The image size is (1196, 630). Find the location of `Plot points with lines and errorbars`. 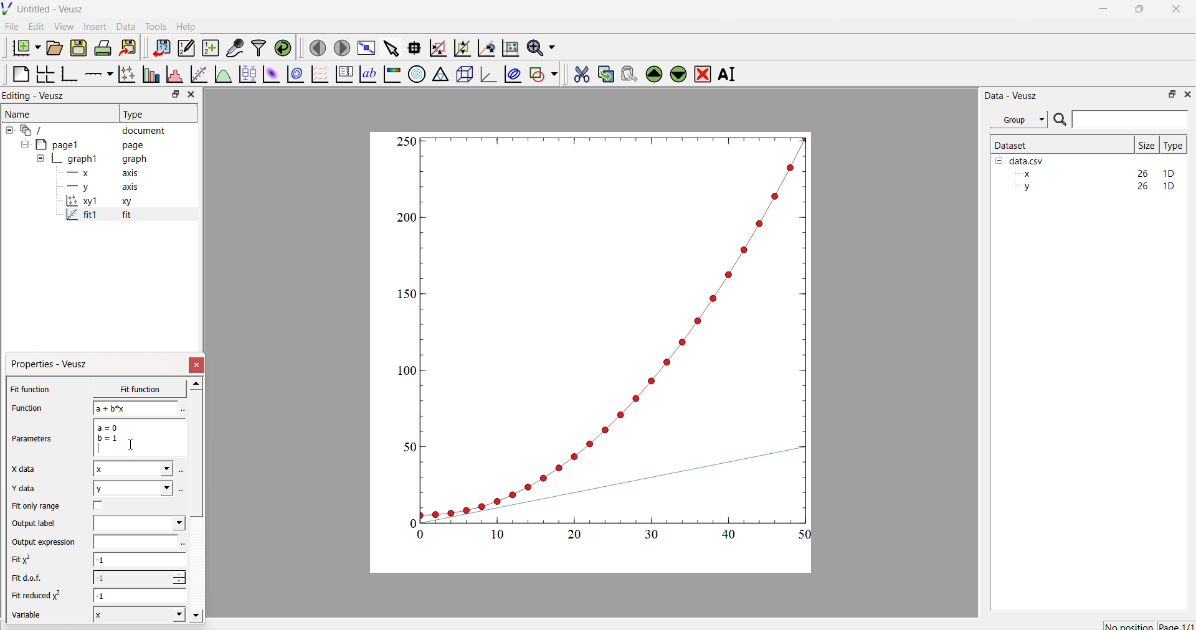

Plot points with lines and errorbars is located at coordinates (125, 74).